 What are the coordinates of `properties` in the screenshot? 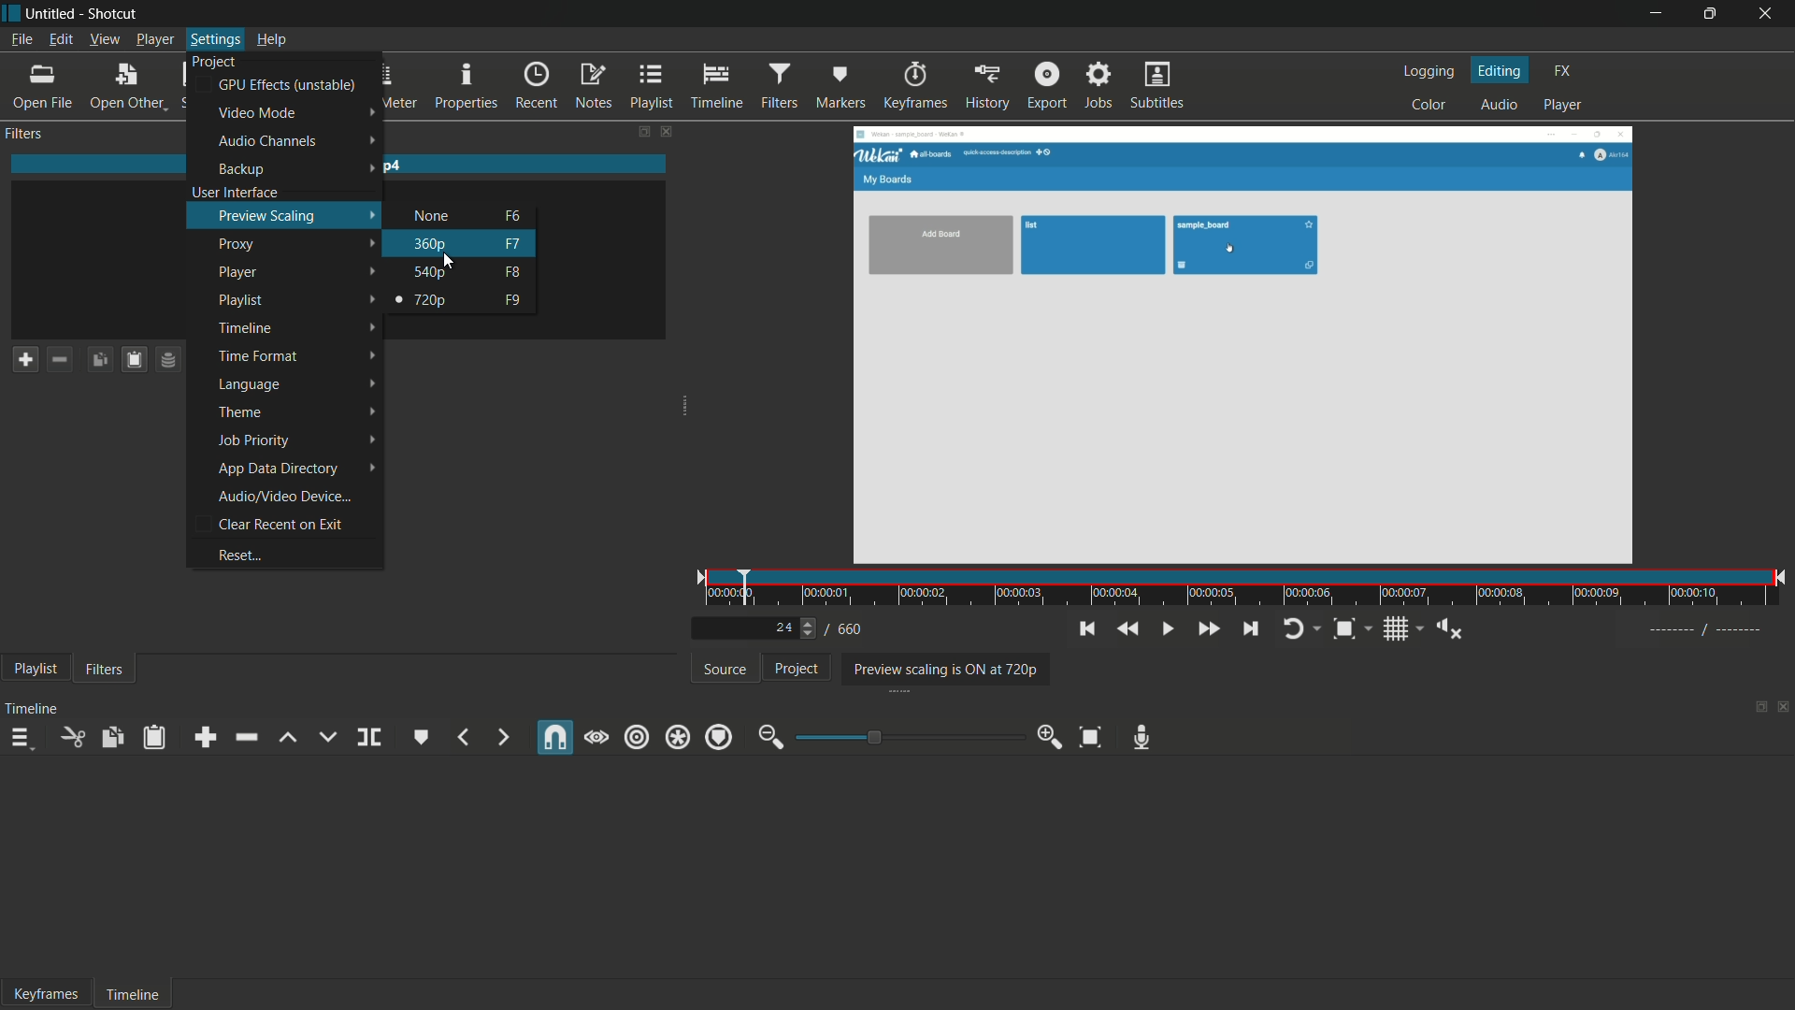 It's located at (467, 85).